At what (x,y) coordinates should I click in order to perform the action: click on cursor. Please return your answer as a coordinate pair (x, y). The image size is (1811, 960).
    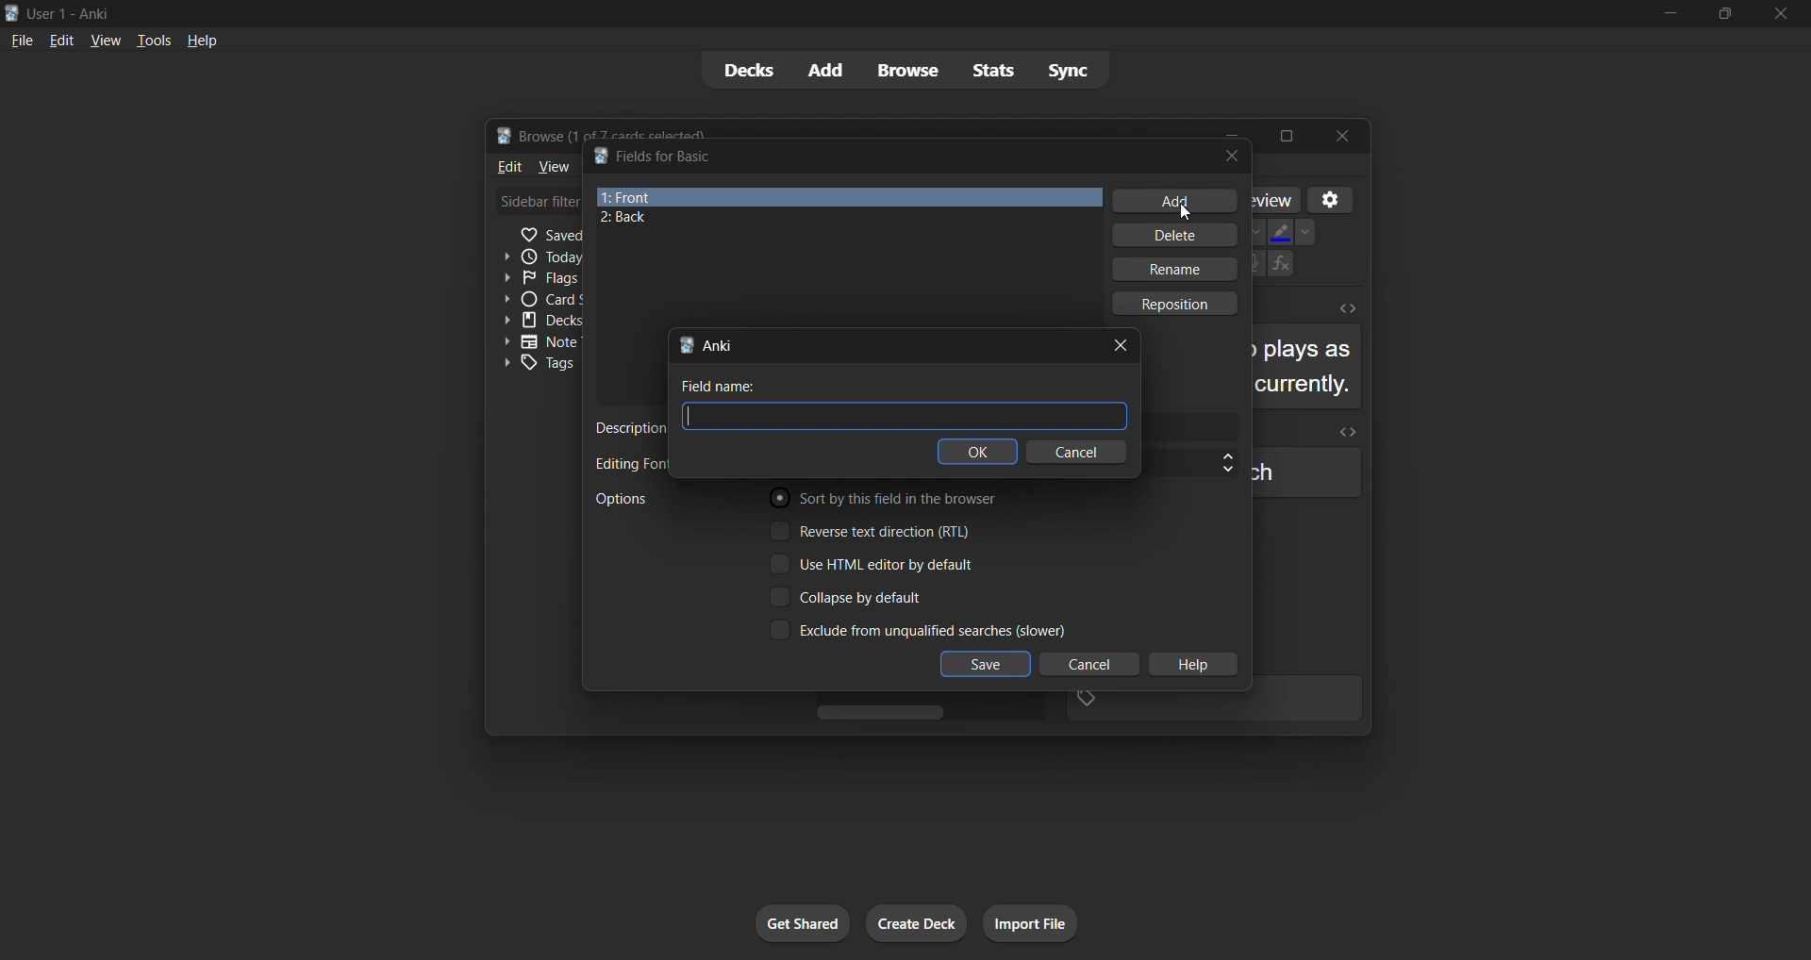
    Looking at the image, I should click on (1191, 208).